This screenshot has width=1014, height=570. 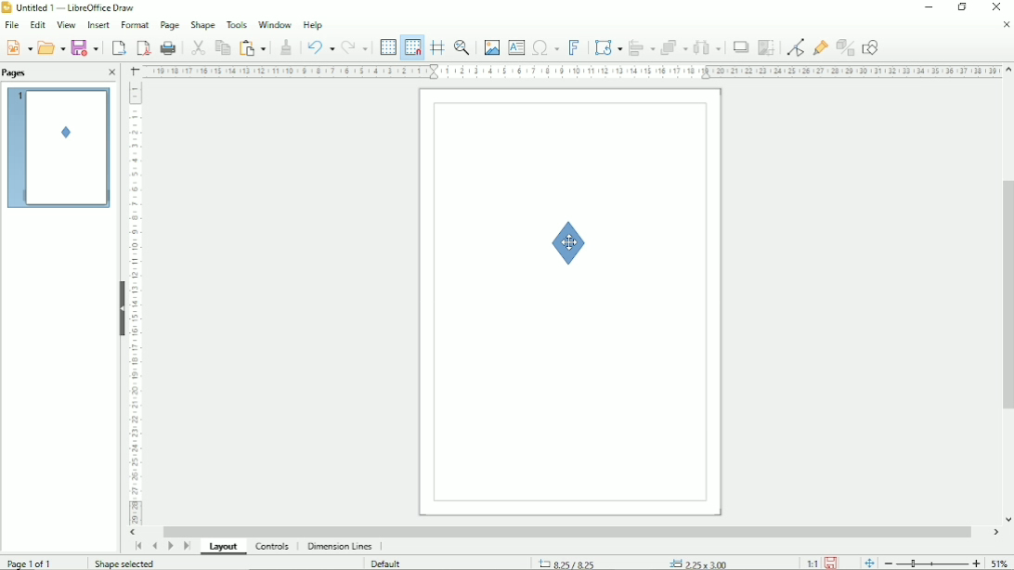 What do you see at coordinates (812, 563) in the screenshot?
I see `Scaling factor` at bounding box center [812, 563].